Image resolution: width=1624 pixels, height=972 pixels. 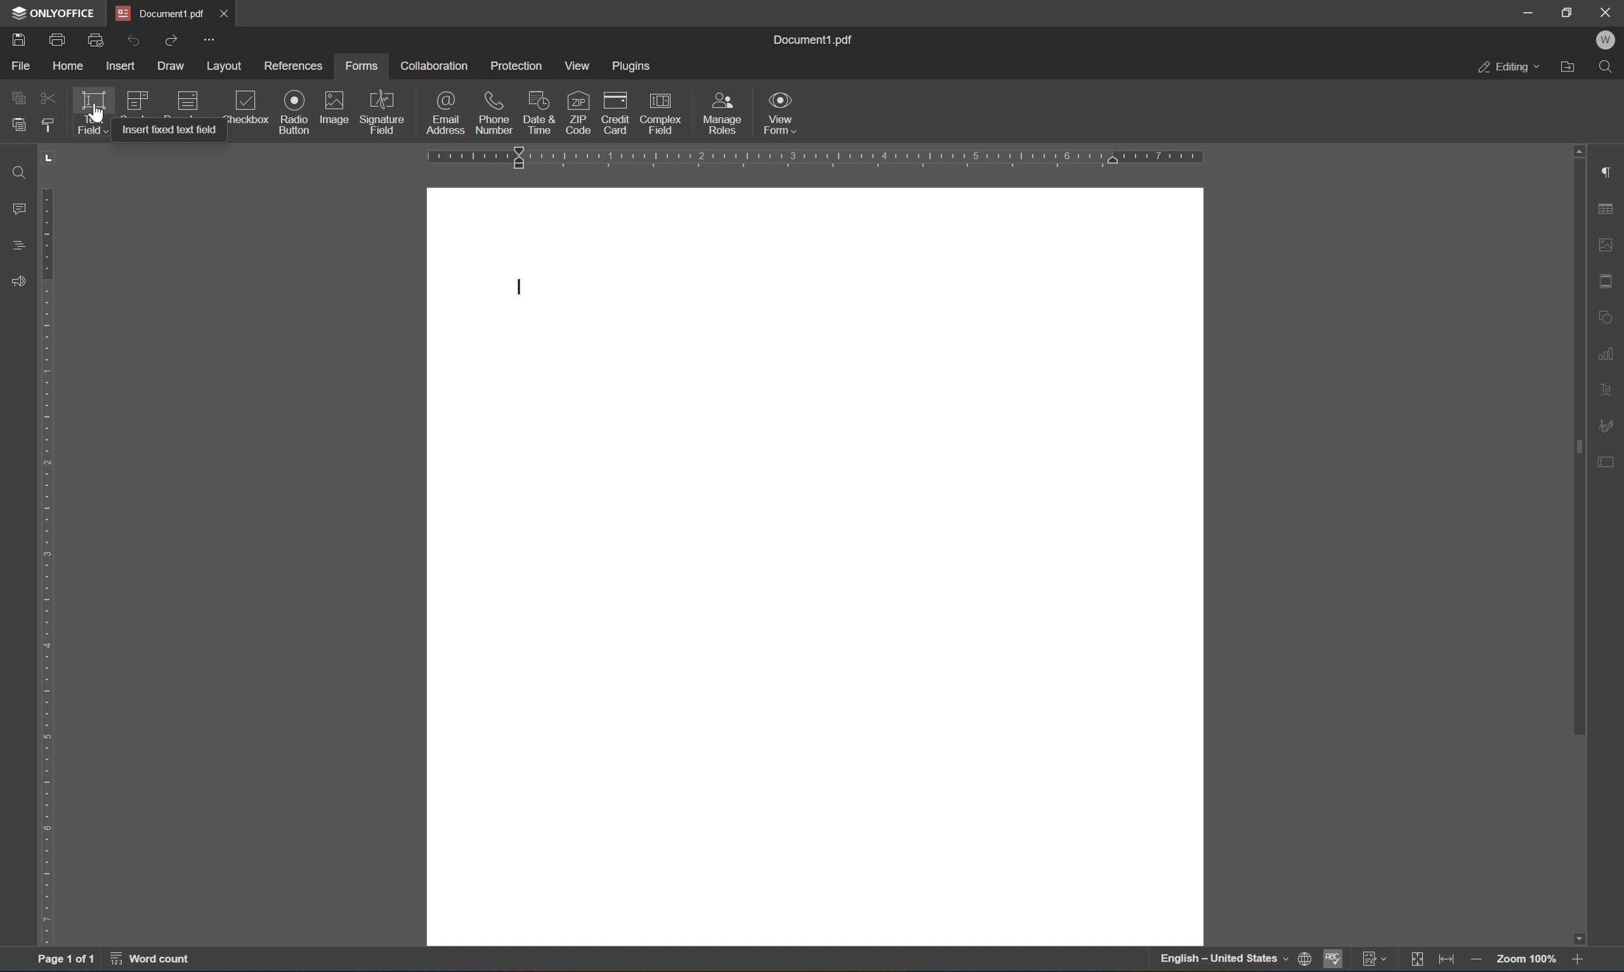 I want to click on chart settings, so click(x=1609, y=354).